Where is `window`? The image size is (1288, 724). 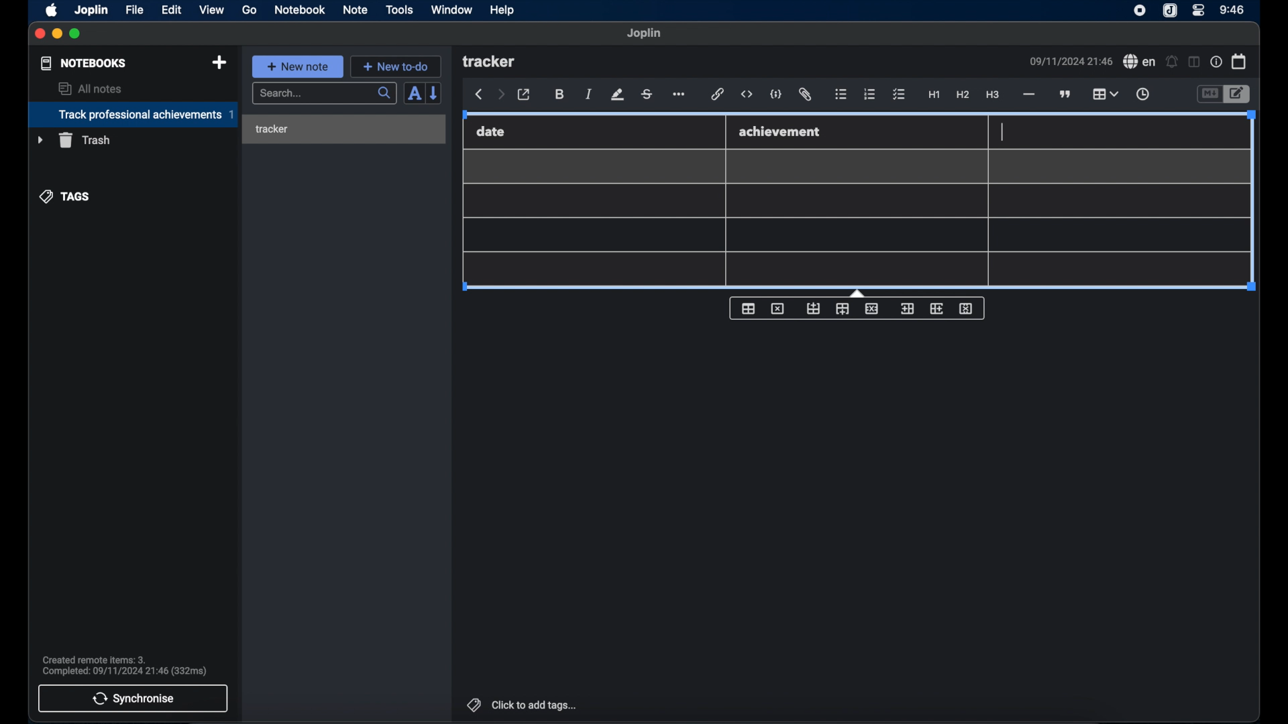 window is located at coordinates (451, 9).